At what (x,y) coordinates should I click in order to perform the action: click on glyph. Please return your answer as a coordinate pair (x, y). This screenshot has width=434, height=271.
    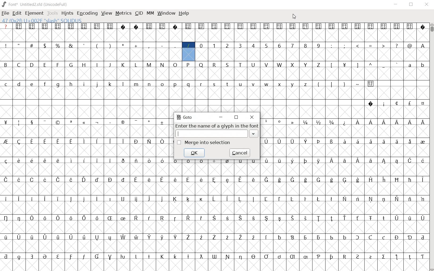
    Looking at the image, I should click on (45, 218).